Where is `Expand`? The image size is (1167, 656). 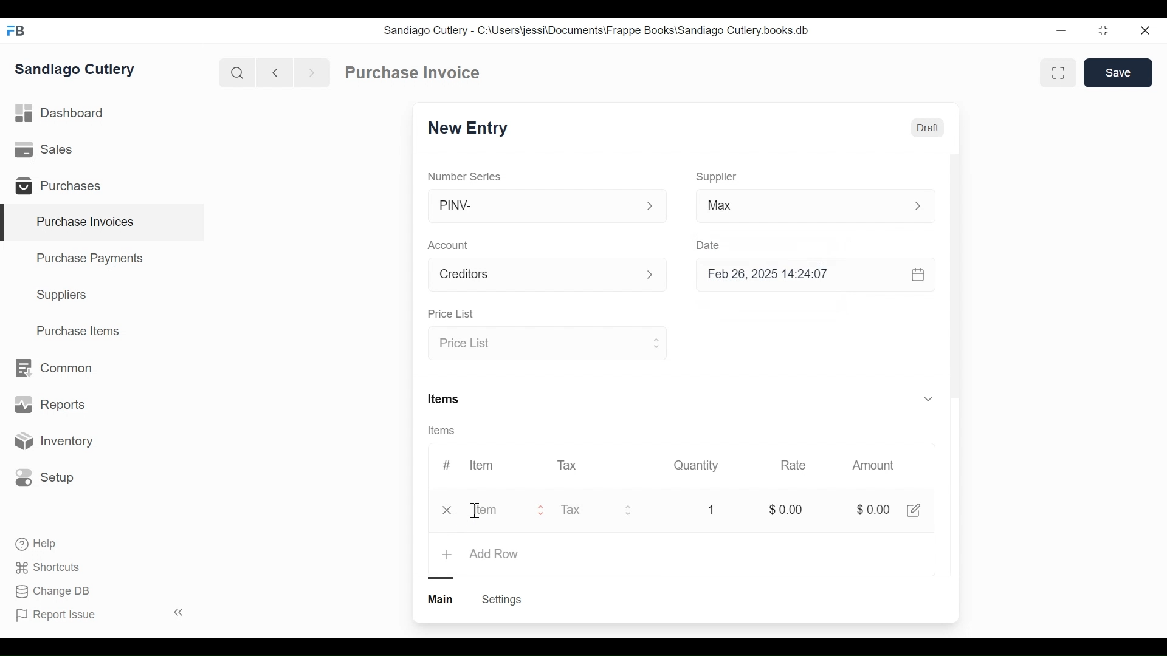
Expand is located at coordinates (629, 510).